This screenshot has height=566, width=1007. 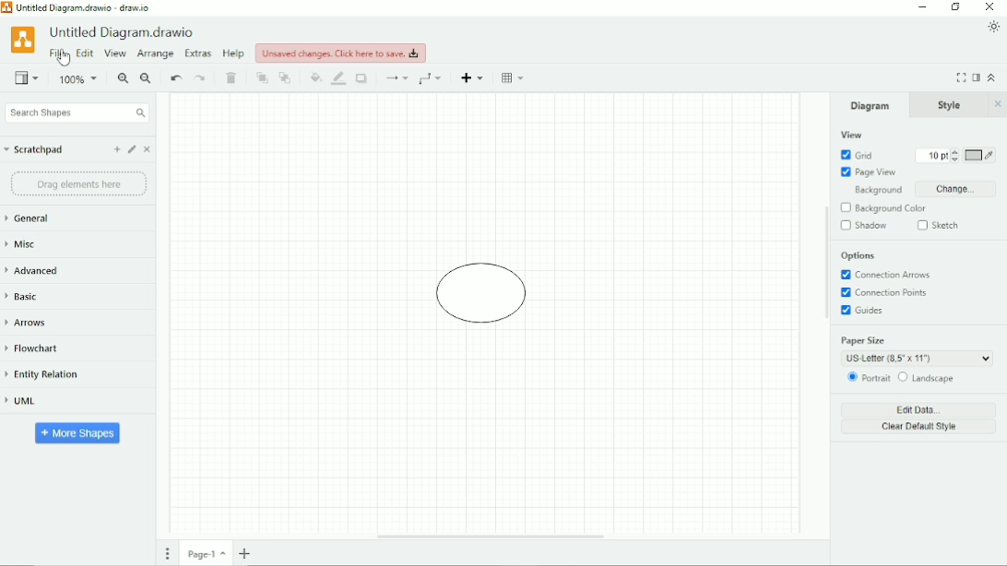 What do you see at coordinates (980, 155) in the screenshot?
I see `Grid color` at bounding box center [980, 155].